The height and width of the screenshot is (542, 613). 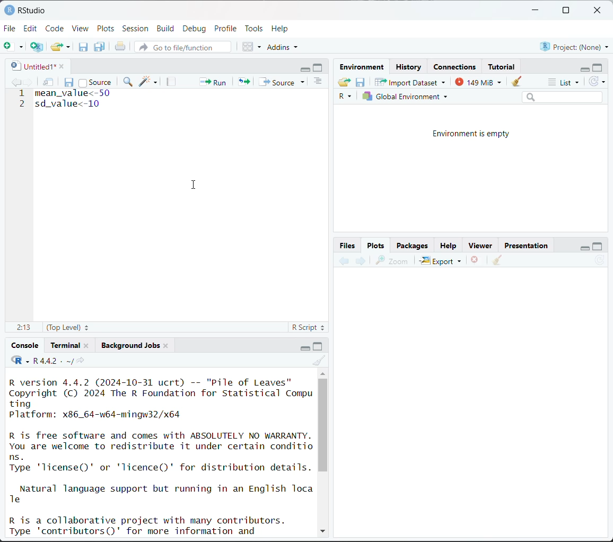 What do you see at coordinates (514, 80) in the screenshot?
I see `clear objects from workspace` at bounding box center [514, 80].